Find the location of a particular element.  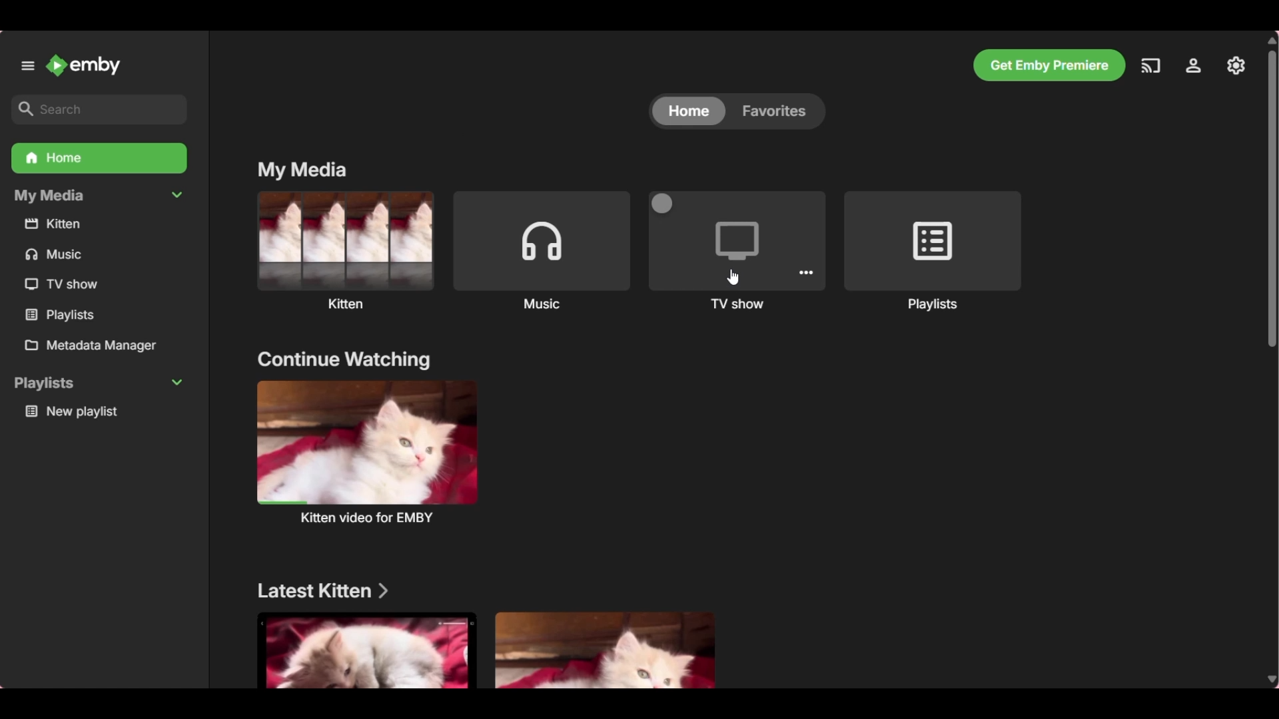

Kitten is located at coordinates (344, 240).